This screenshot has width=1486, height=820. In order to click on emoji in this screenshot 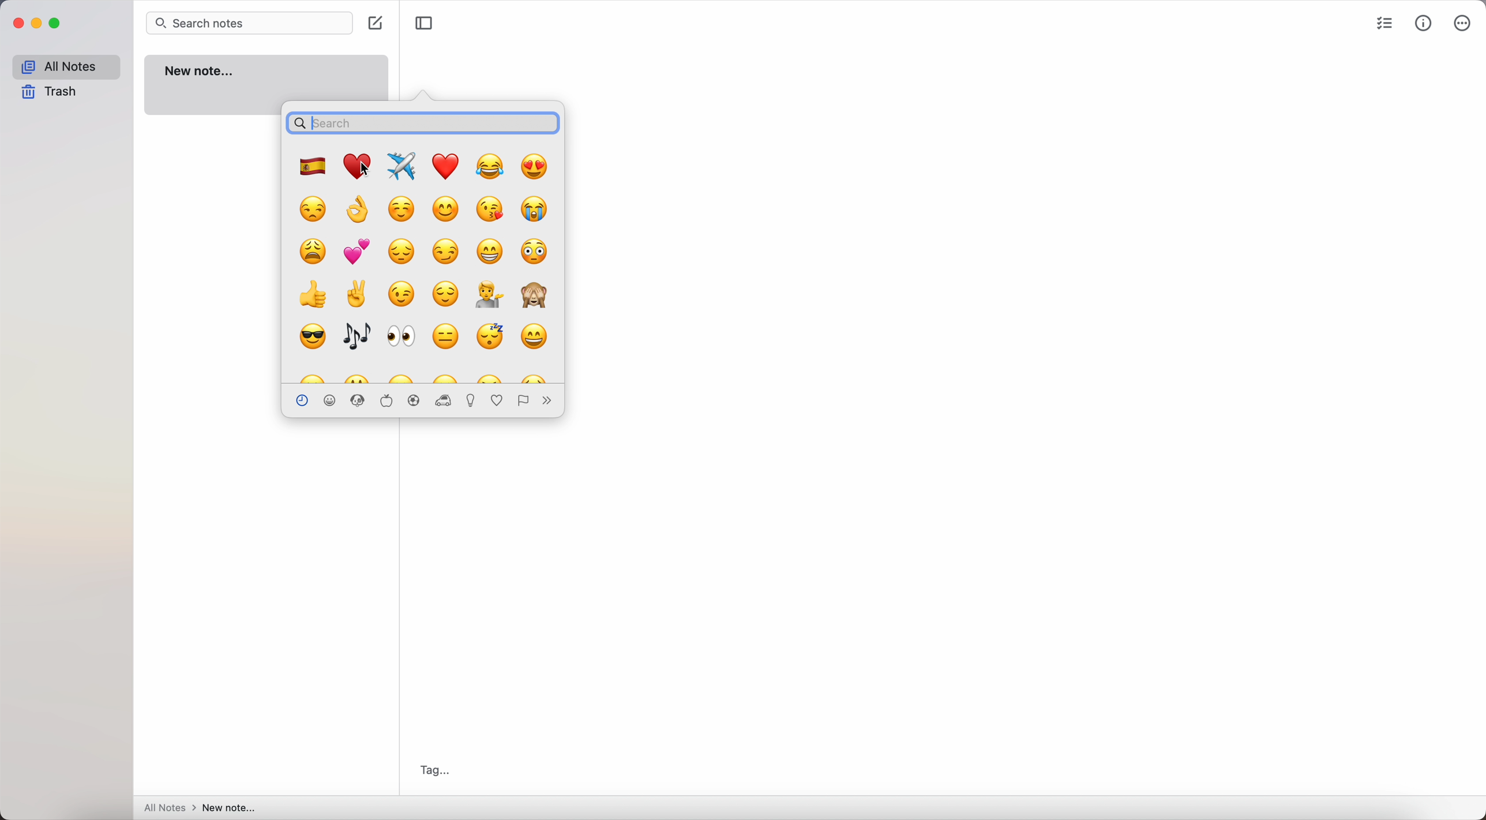, I will do `click(490, 295)`.